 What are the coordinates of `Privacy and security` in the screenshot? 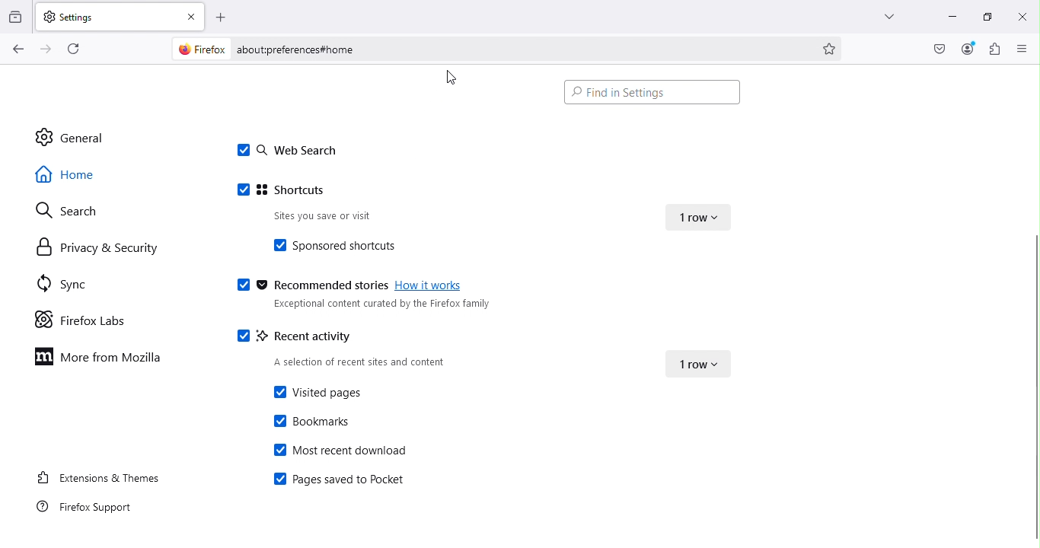 It's located at (97, 250).